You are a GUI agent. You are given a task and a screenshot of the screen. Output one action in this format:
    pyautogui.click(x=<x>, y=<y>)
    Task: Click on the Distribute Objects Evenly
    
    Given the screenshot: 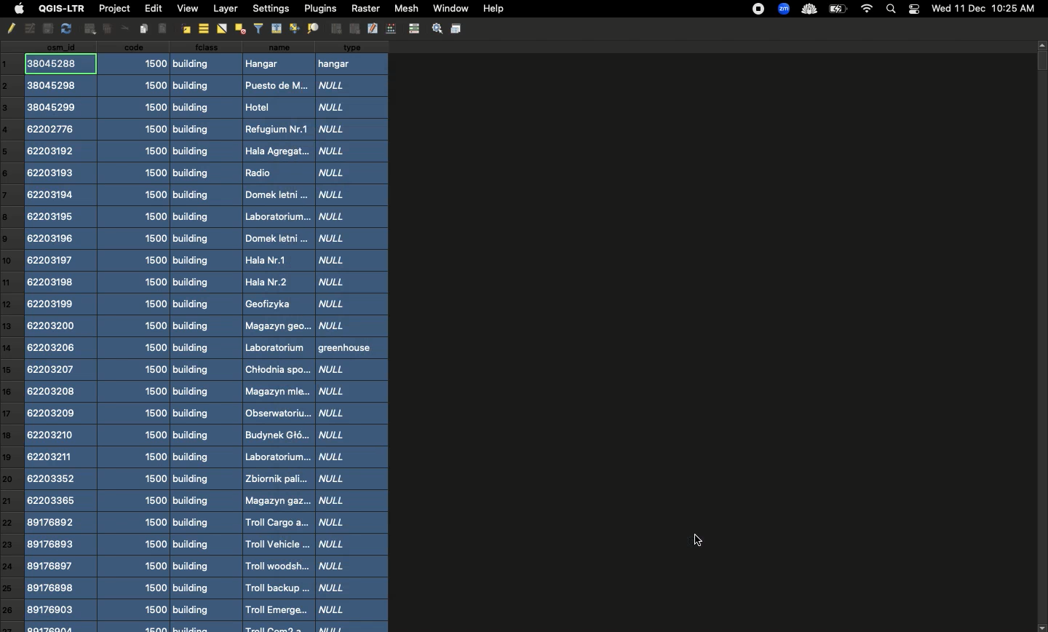 What is the action you would take?
    pyautogui.click(x=311, y=28)
    